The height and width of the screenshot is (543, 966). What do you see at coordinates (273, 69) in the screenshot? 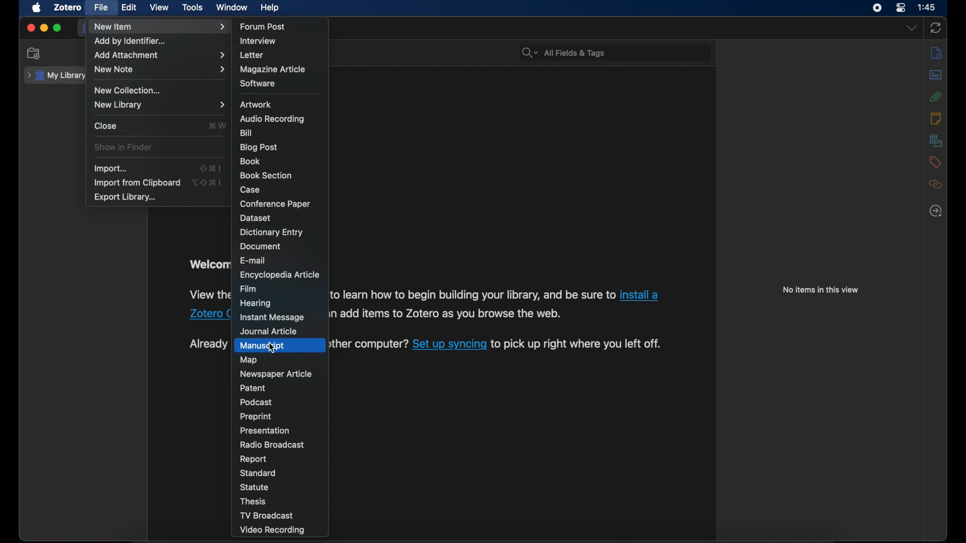
I see `magazine article` at bounding box center [273, 69].